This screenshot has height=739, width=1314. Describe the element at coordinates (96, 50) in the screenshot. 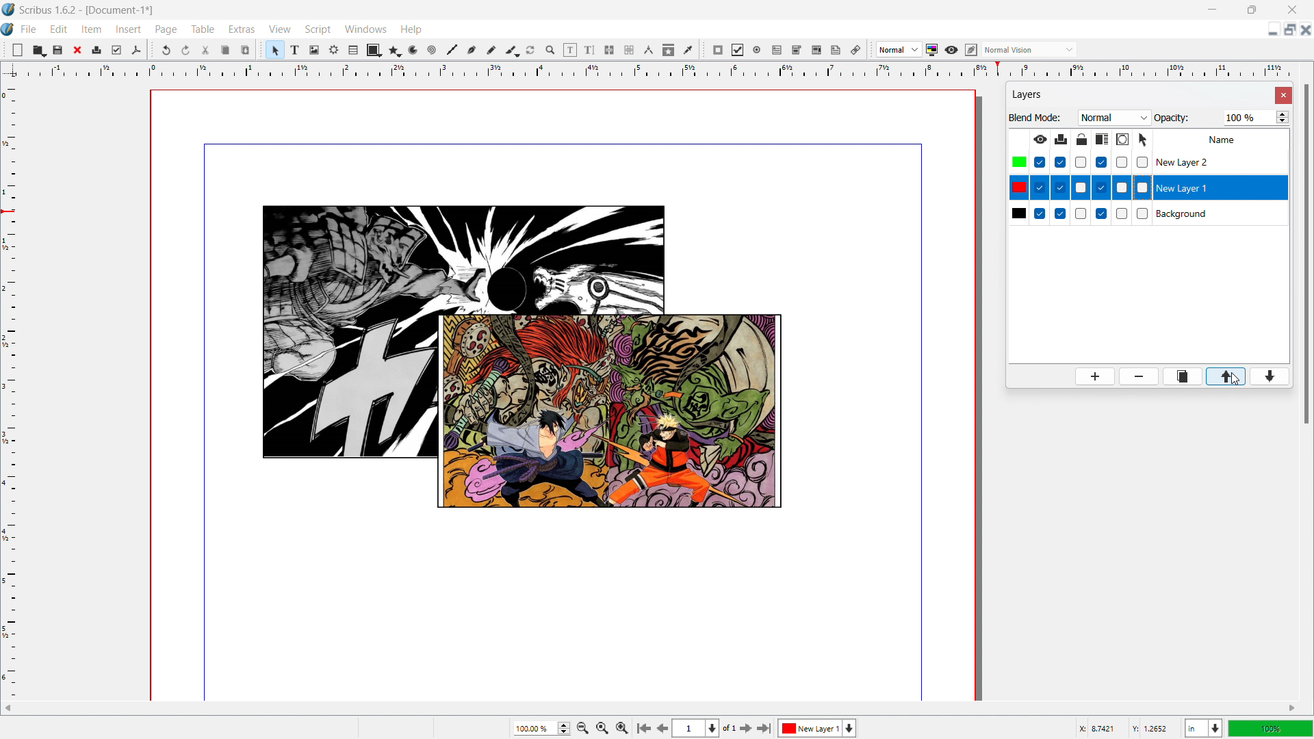

I see `print` at that location.